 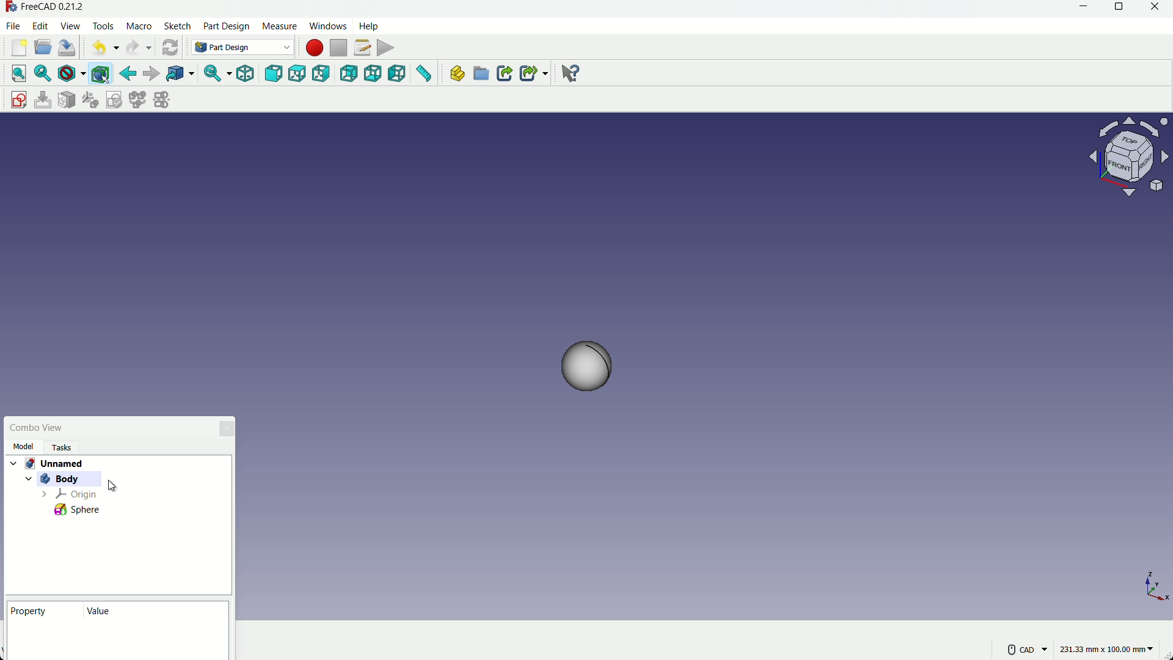 What do you see at coordinates (104, 612) in the screenshot?
I see `Value` at bounding box center [104, 612].